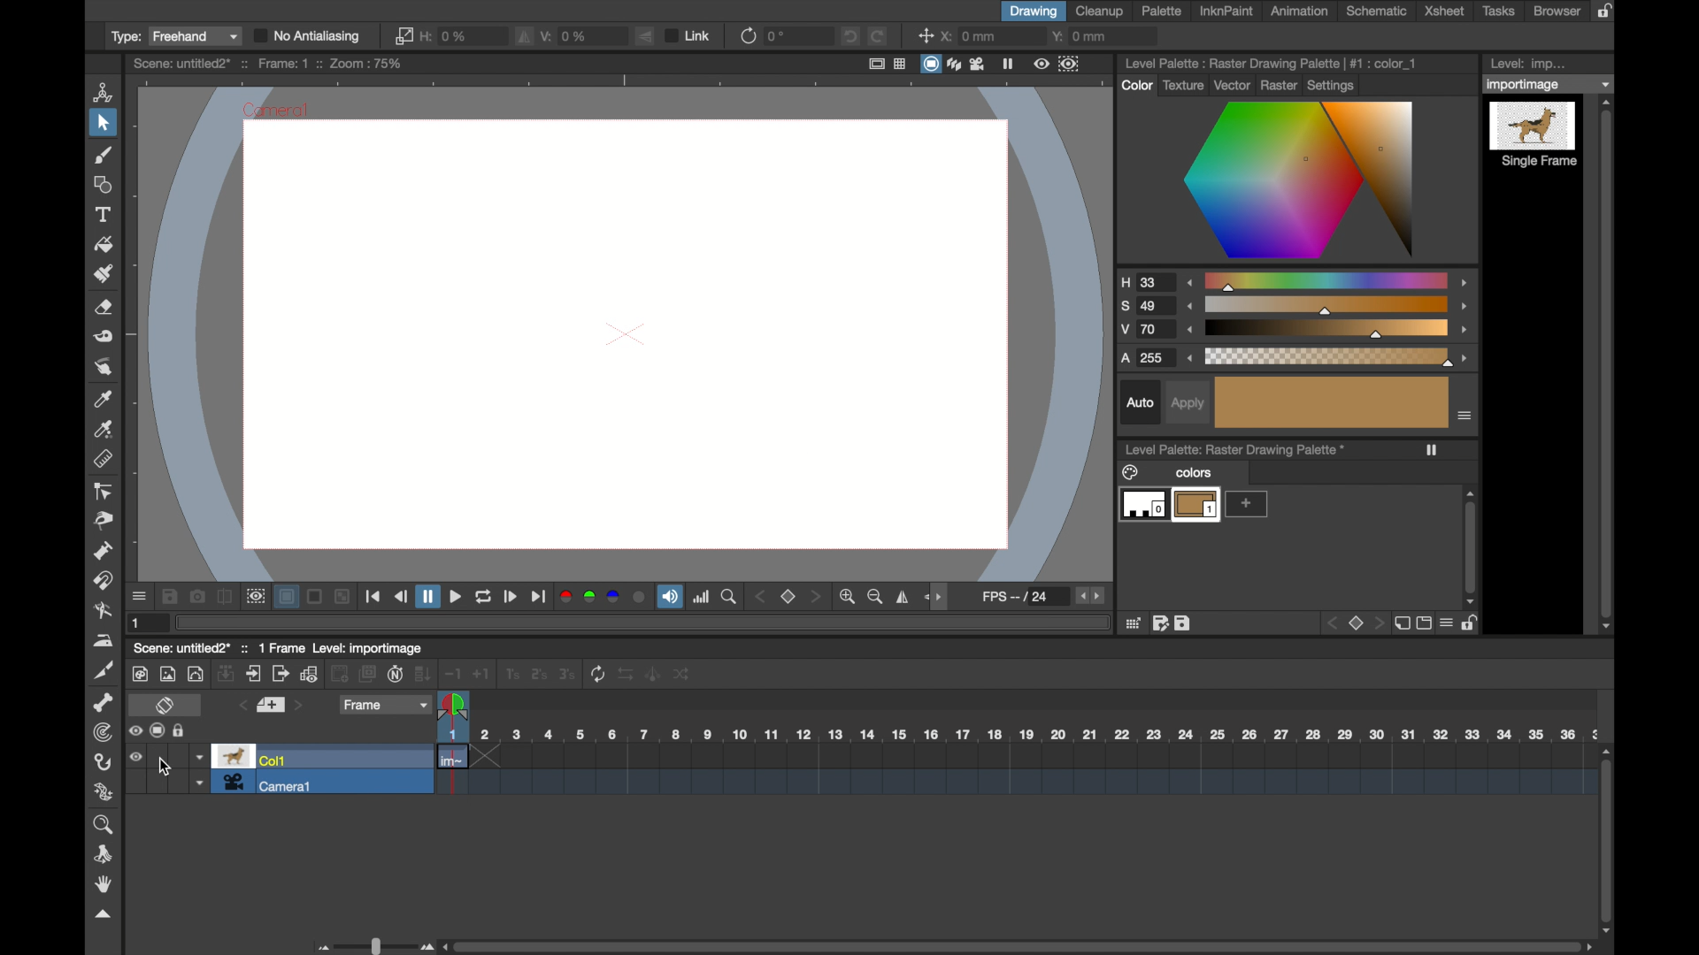 The width and height of the screenshot is (1699, 955). Describe the element at coordinates (103, 214) in the screenshot. I see `type tool` at that location.